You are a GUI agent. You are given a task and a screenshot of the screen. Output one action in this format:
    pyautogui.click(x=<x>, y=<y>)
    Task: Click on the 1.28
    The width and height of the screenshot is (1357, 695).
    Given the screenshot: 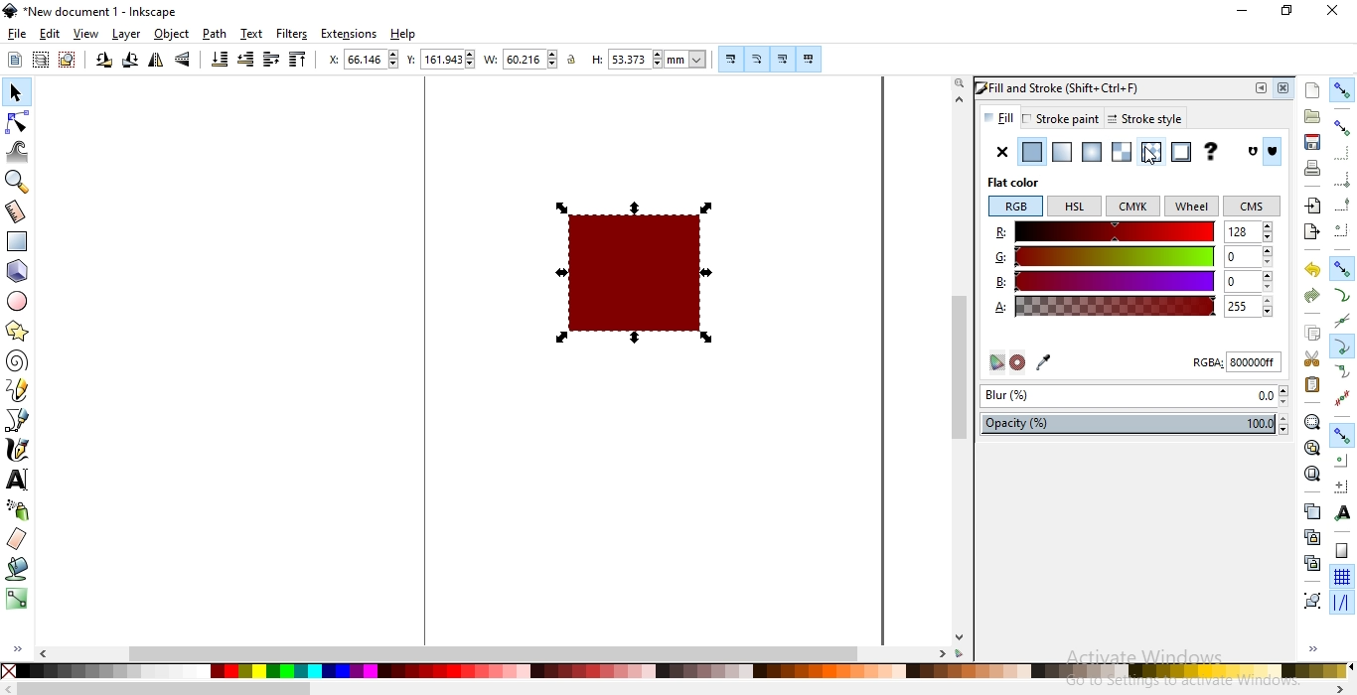 What is the action you would take?
    pyautogui.click(x=1248, y=230)
    